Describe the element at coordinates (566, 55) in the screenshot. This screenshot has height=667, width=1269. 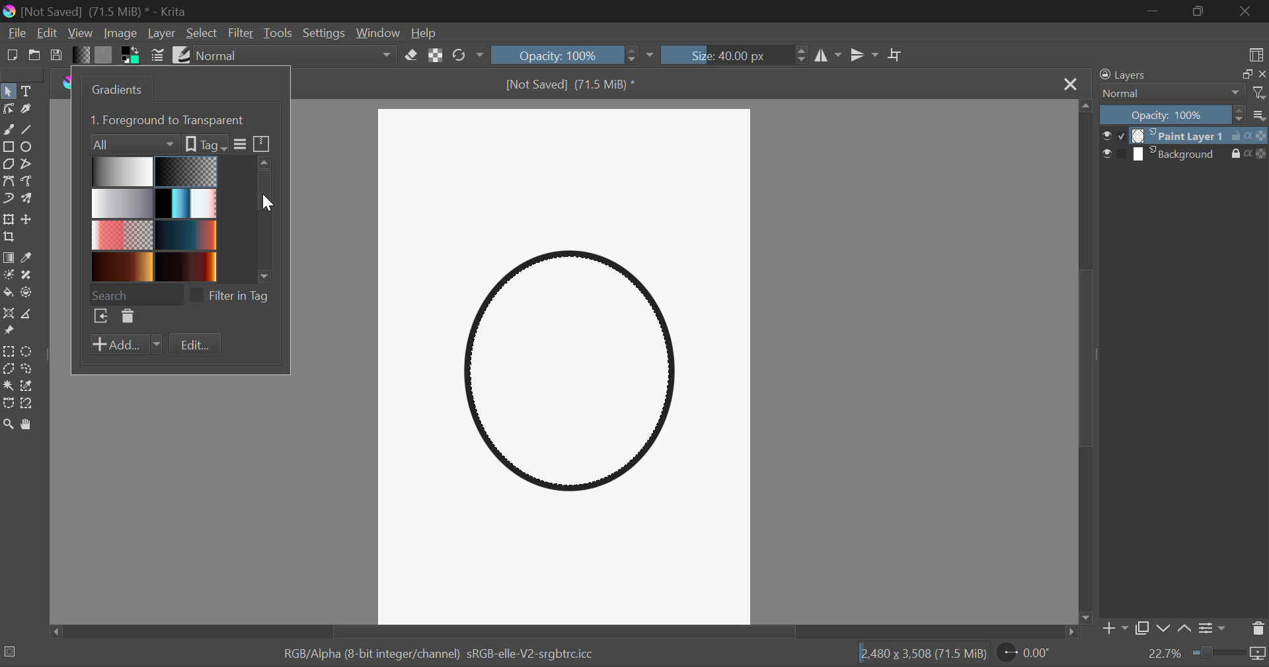
I see `Opacity` at that location.